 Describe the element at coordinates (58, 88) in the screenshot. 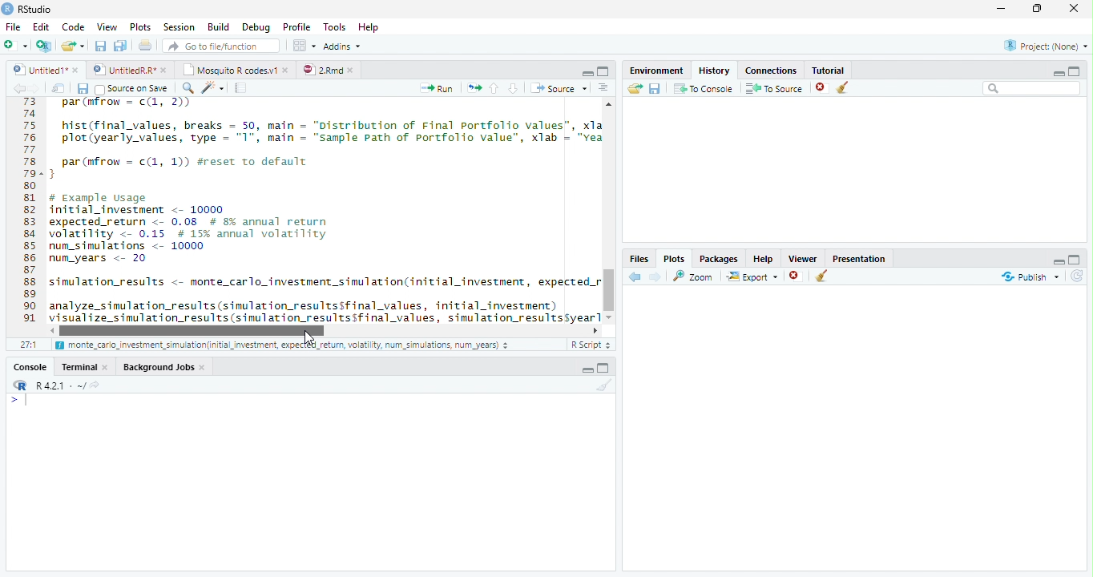

I see `Open in new window` at that location.